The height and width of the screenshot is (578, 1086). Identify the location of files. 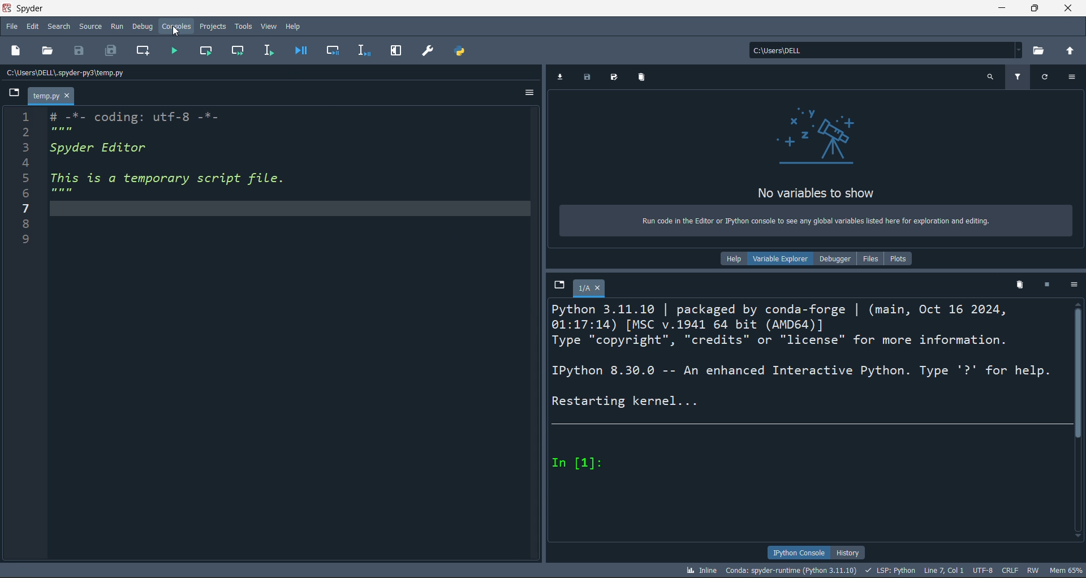
(870, 257).